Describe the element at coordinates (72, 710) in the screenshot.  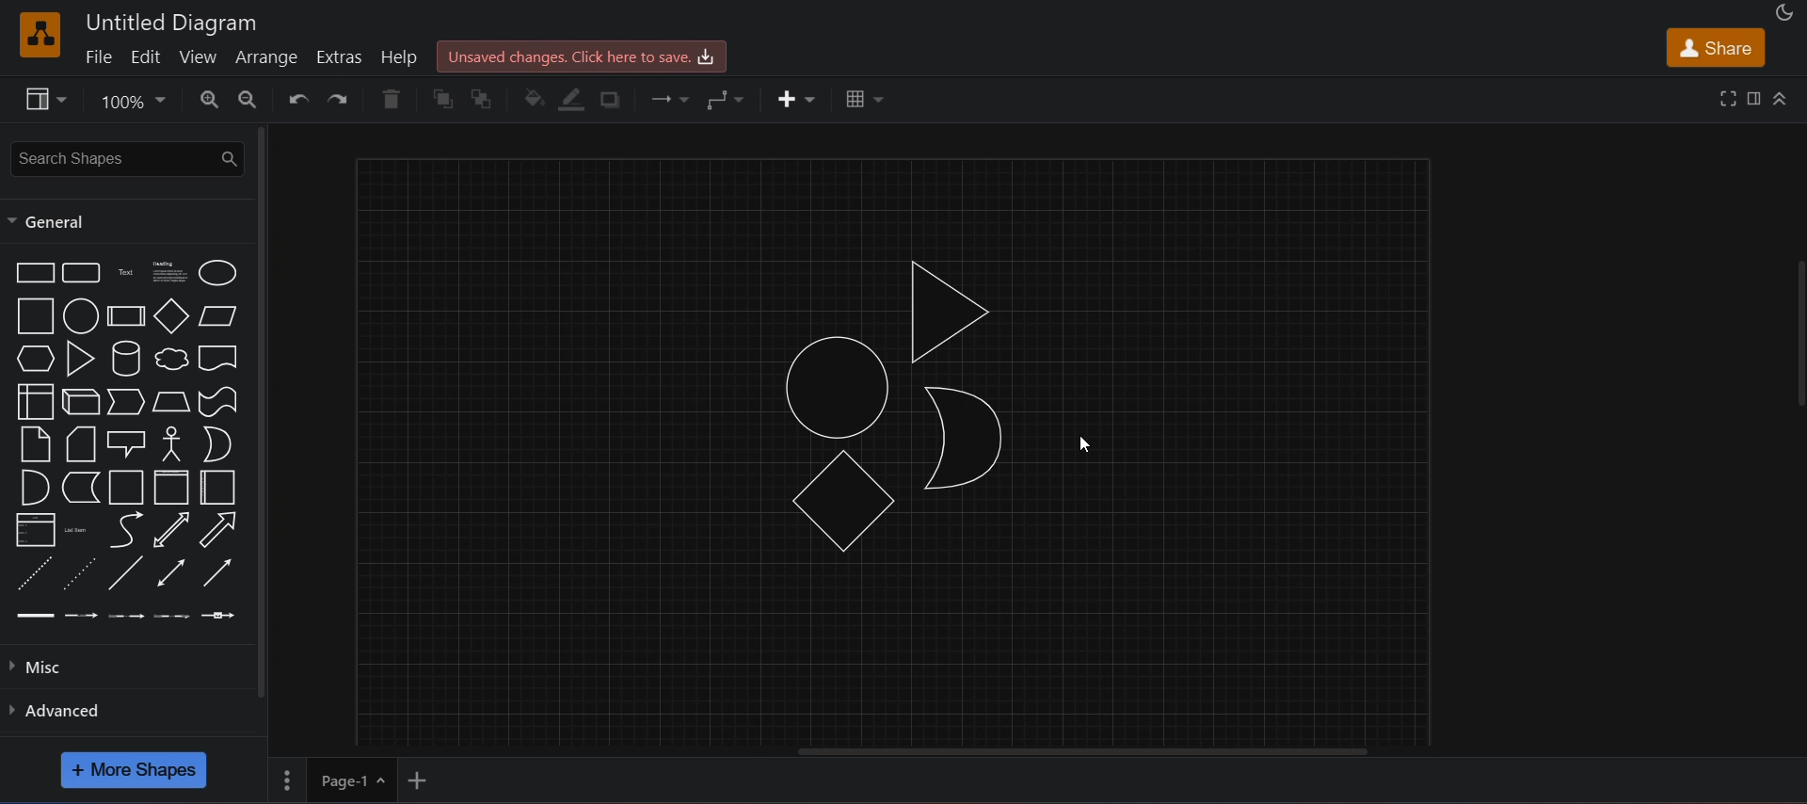
I see `advanced` at that location.